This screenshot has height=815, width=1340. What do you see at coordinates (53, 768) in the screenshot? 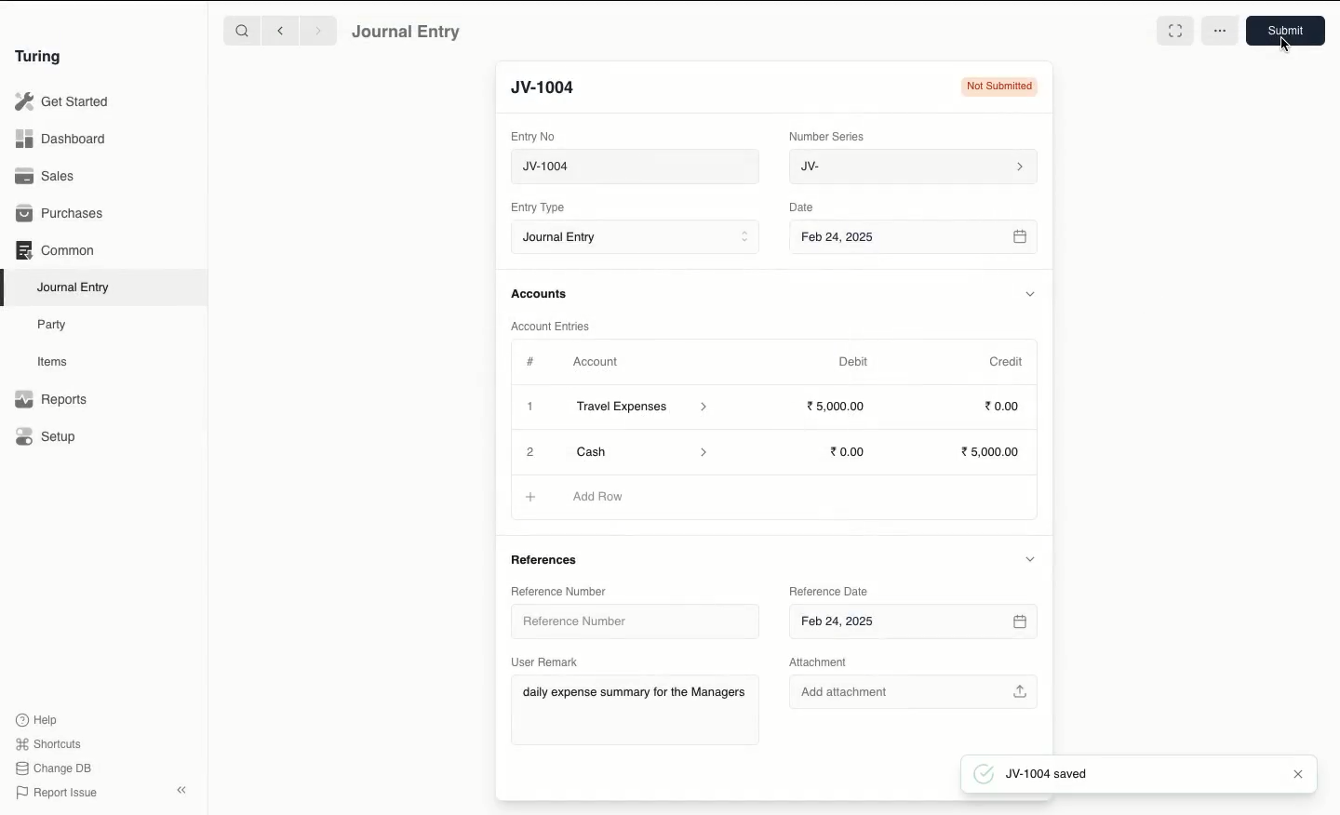
I see `Change DB` at bounding box center [53, 768].